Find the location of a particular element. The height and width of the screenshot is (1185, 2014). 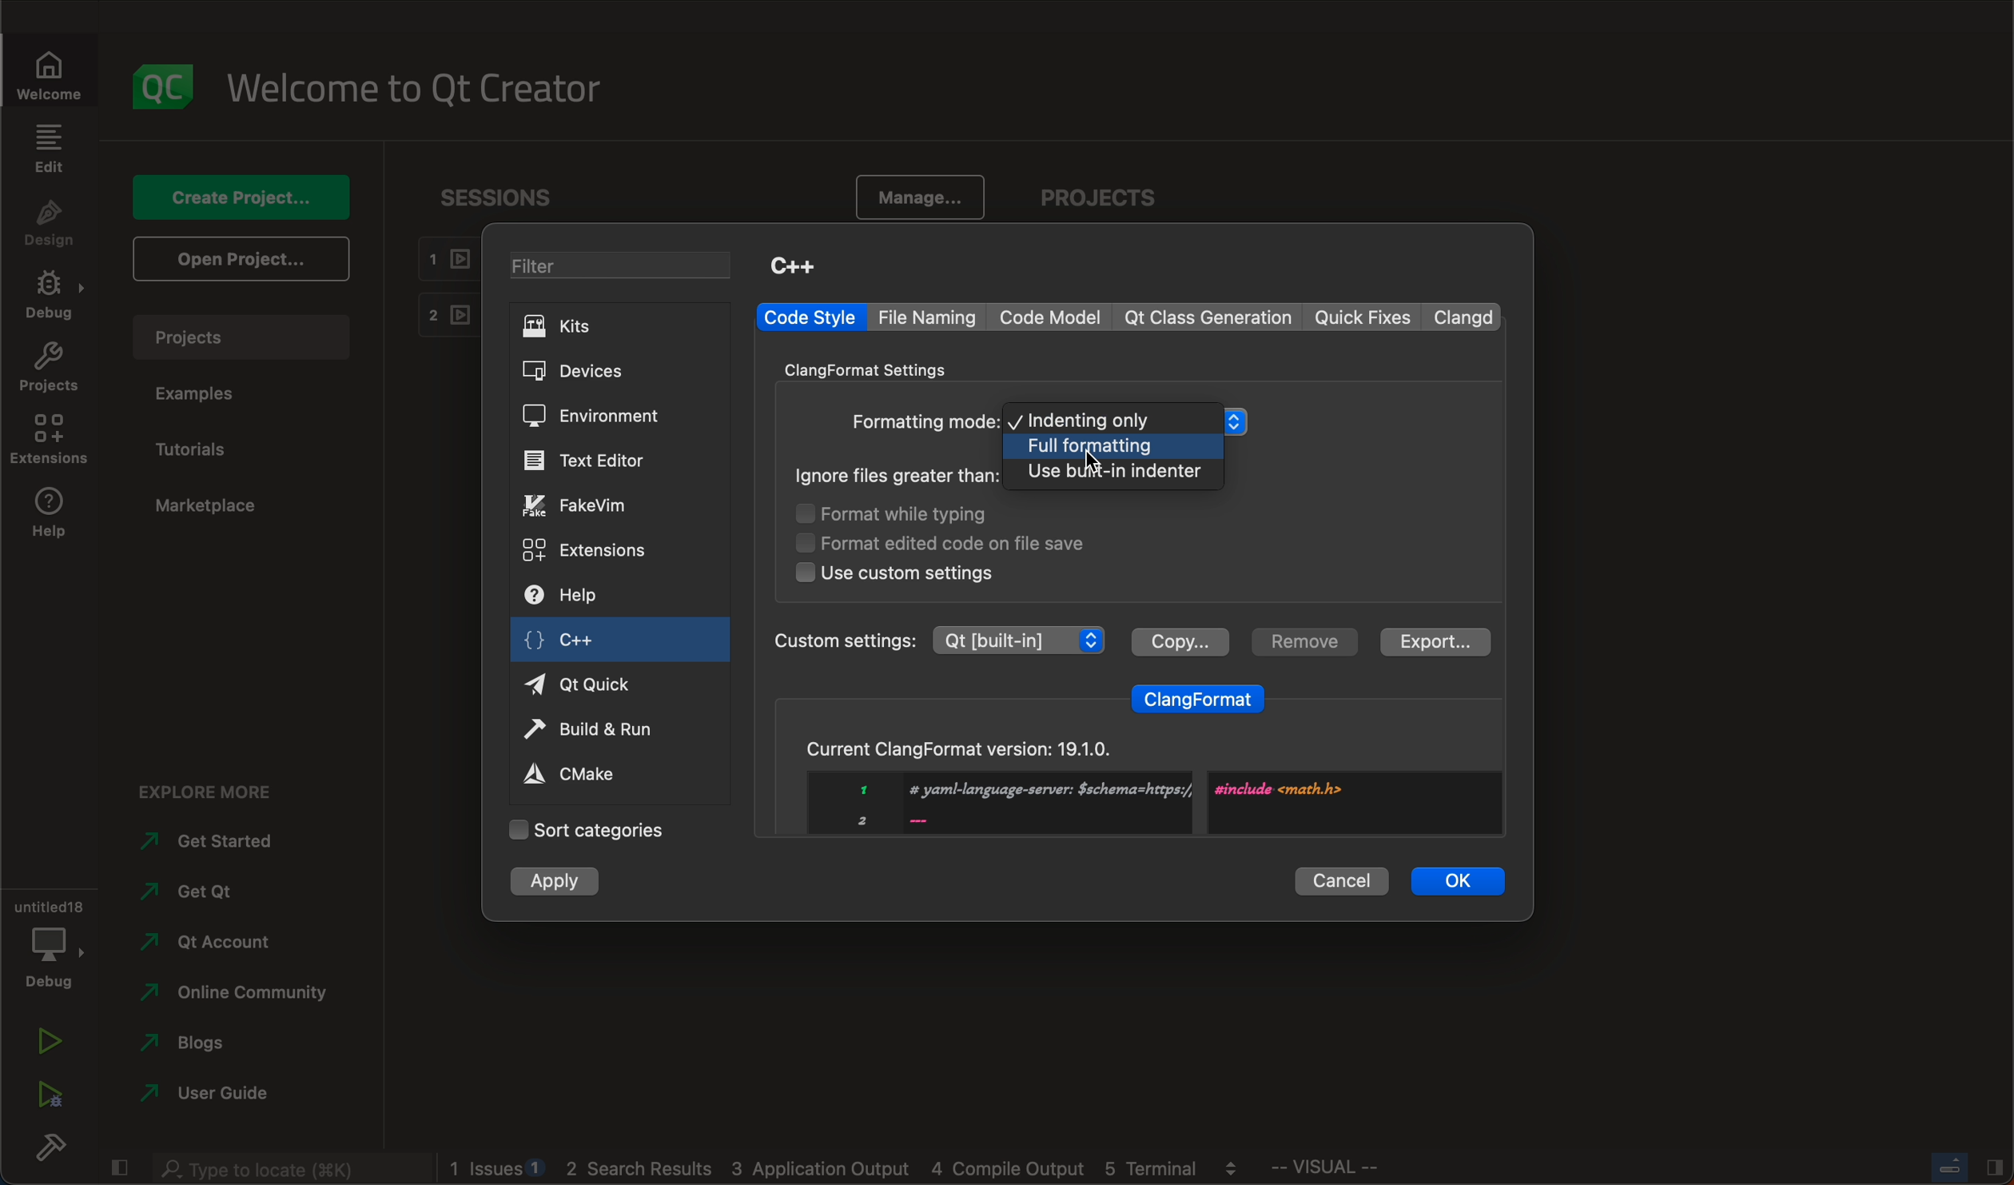

close slide bar is located at coordinates (117, 1164).